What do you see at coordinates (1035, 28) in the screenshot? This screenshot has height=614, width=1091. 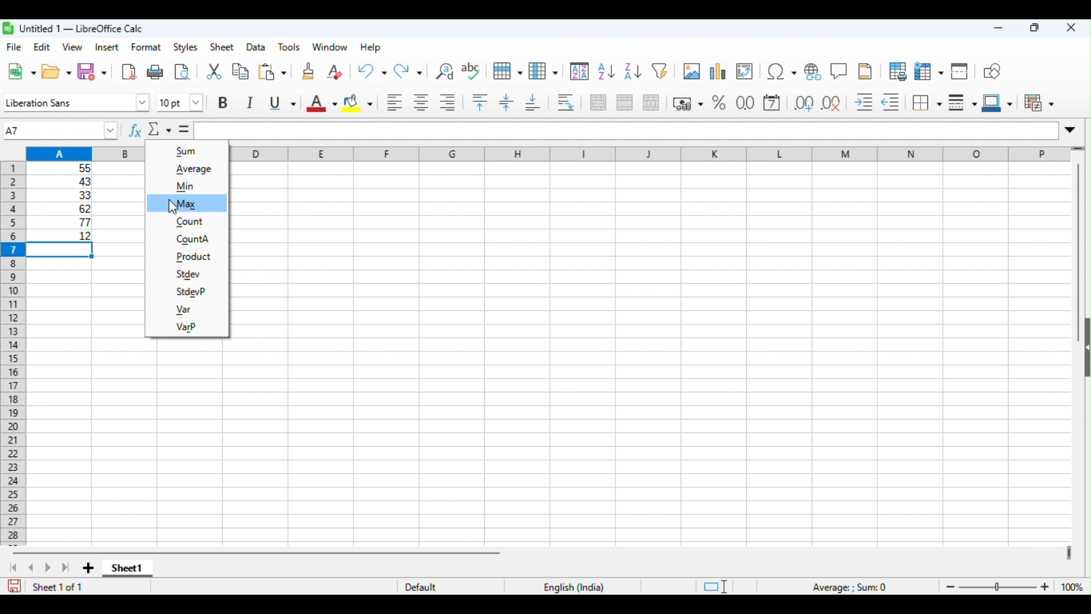 I see `maximize` at bounding box center [1035, 28].